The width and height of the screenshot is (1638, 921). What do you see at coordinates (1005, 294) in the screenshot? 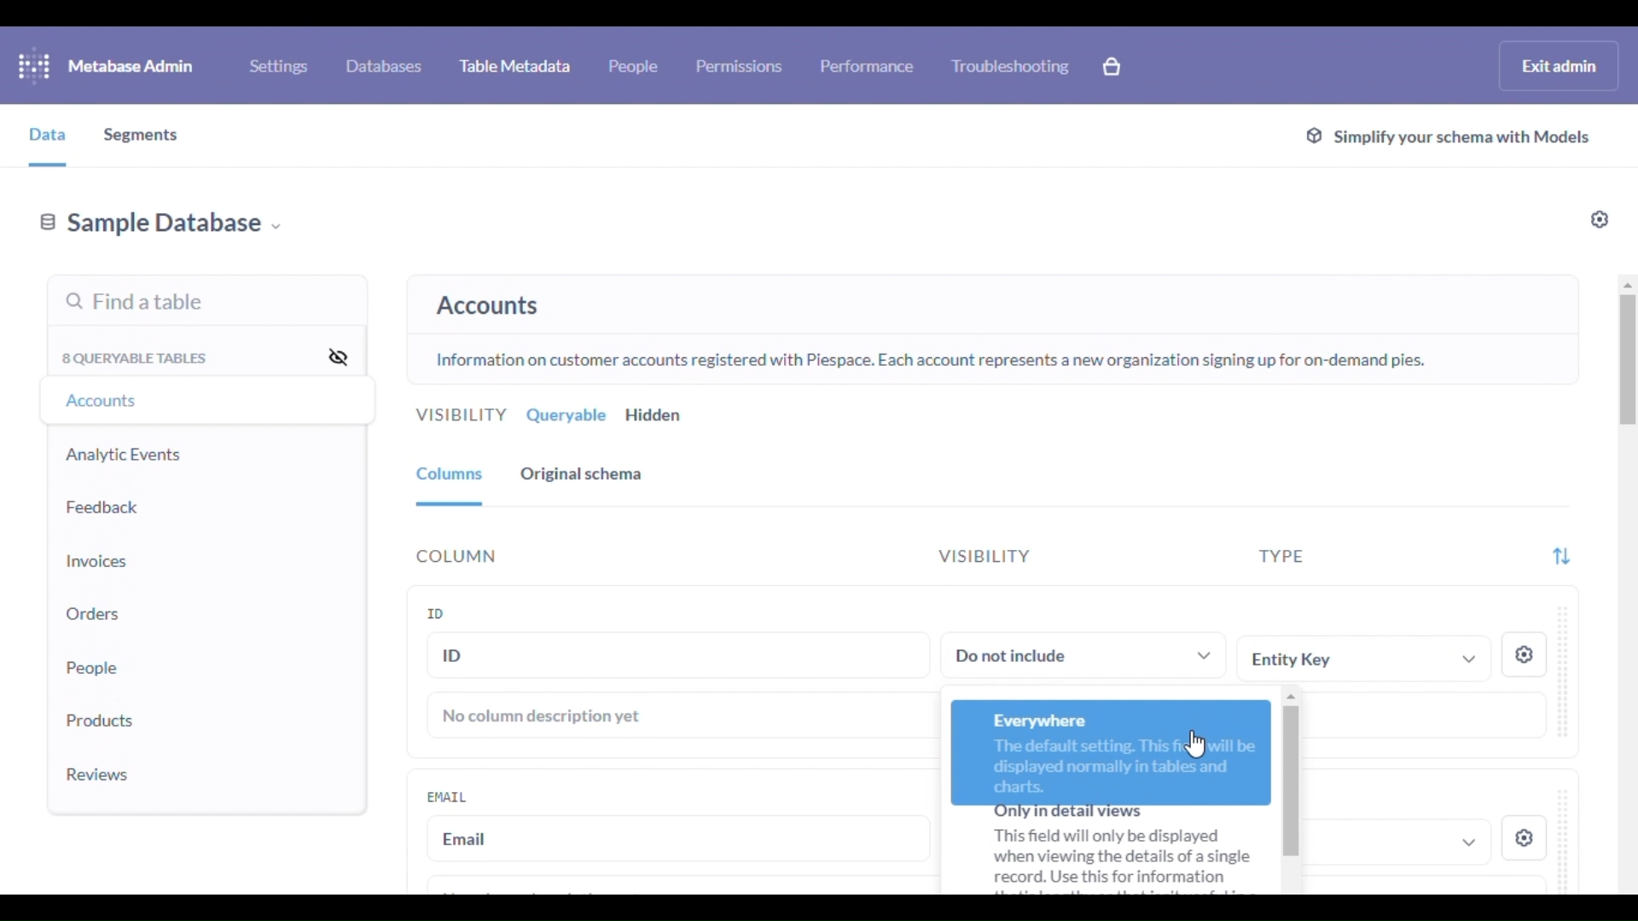
I see `select any table to see its schema and add or edit metadata.` at bounding box center [1005, 294].